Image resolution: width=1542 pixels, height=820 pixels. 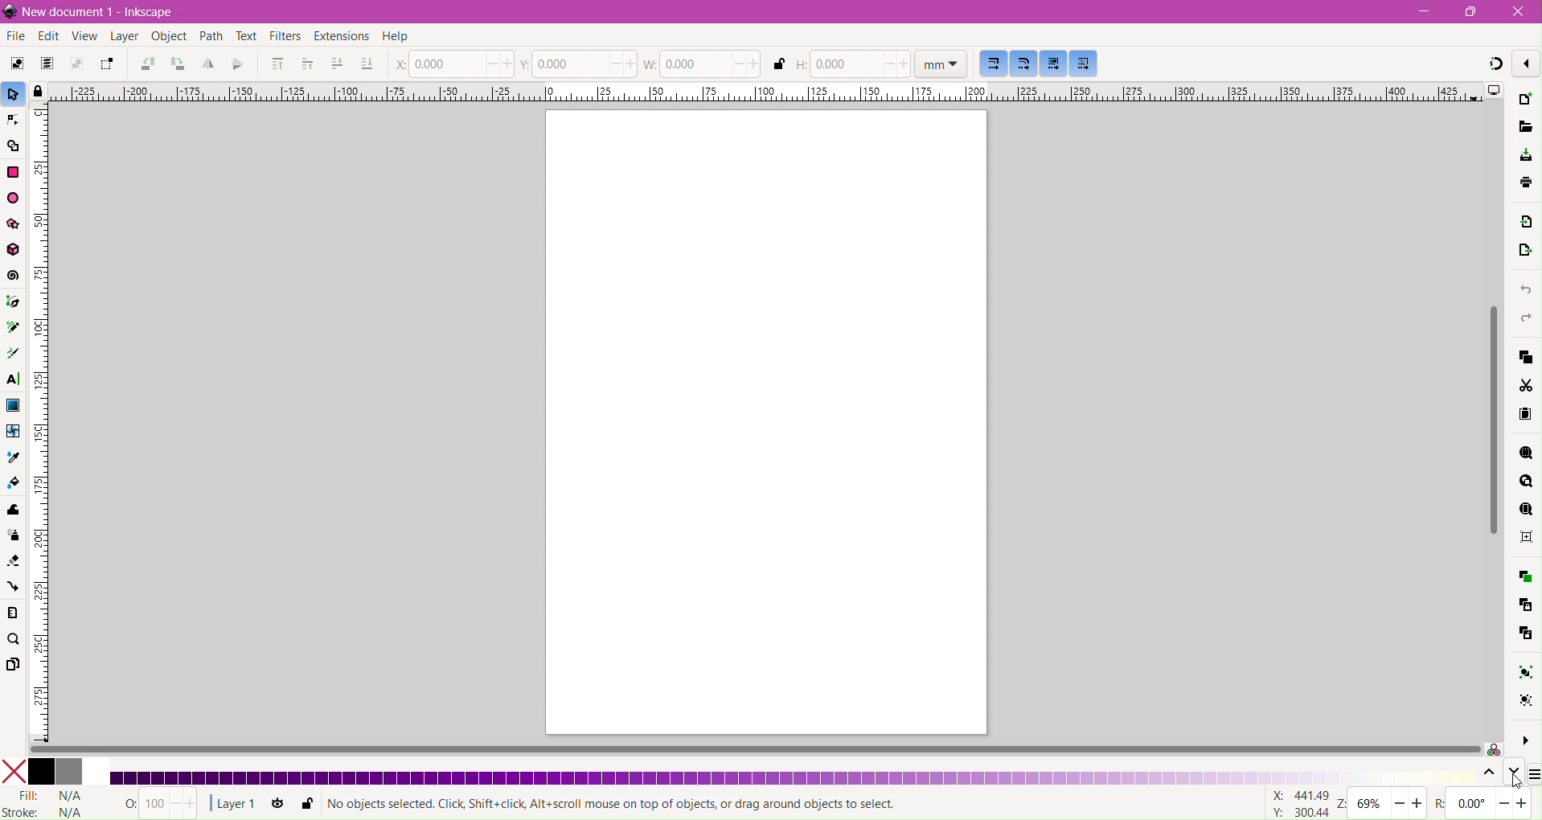 What do you see at coordinates (849, 64) in the screenshot?
I see `Set Height of the document` at bounding box center [849, 64].